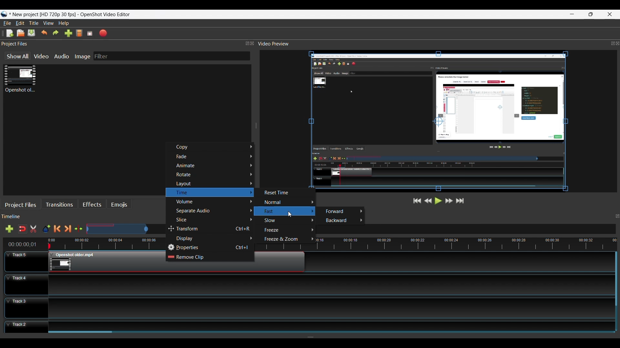 This screenshot has height=348, width=620. I want to click on Fade, so click(214, 157).